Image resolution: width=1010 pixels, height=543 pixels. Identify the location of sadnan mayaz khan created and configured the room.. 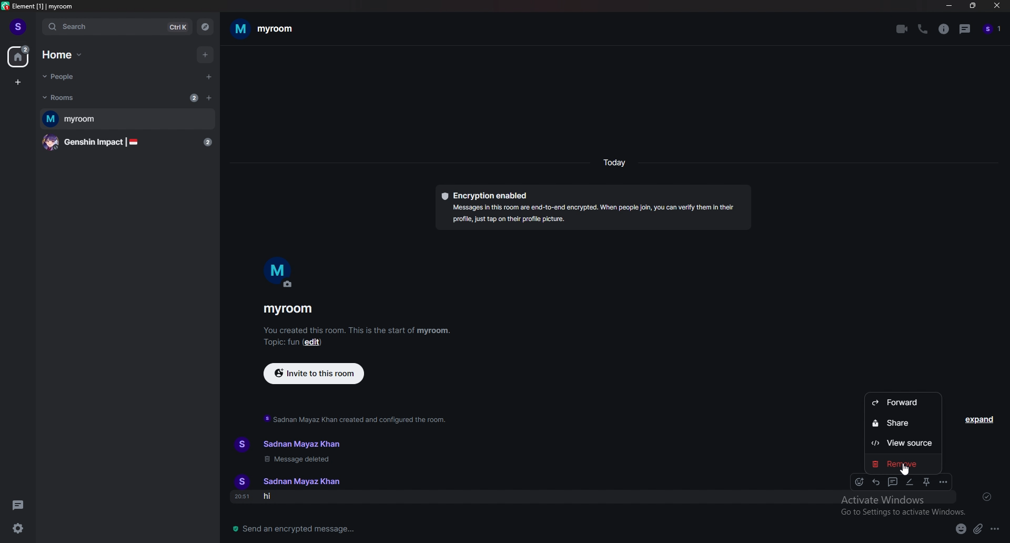
(357, 419).